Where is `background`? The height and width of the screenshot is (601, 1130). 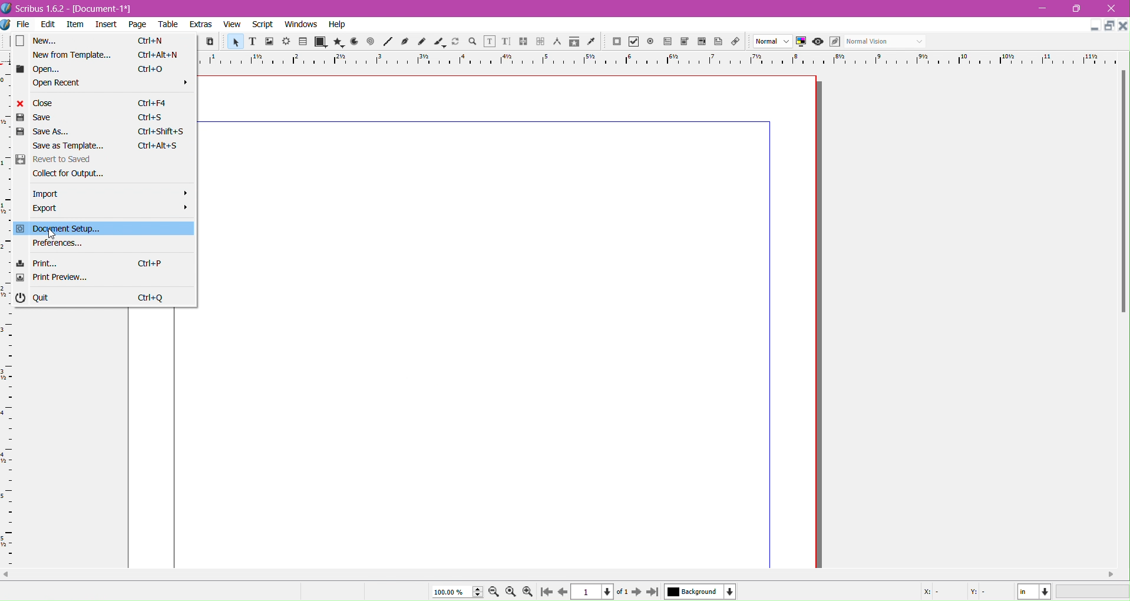 background is located at coordinates (701, 592).